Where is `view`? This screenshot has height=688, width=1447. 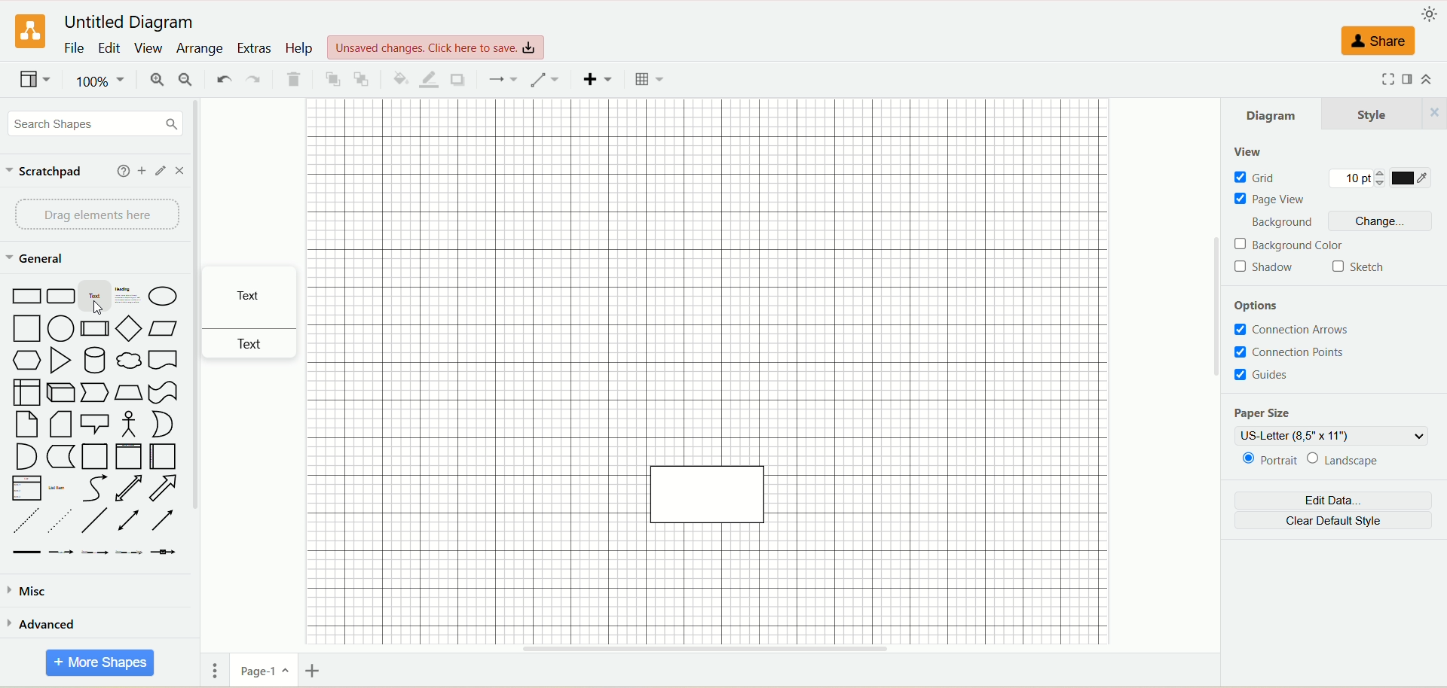
view is located at coordinates (31, 82).